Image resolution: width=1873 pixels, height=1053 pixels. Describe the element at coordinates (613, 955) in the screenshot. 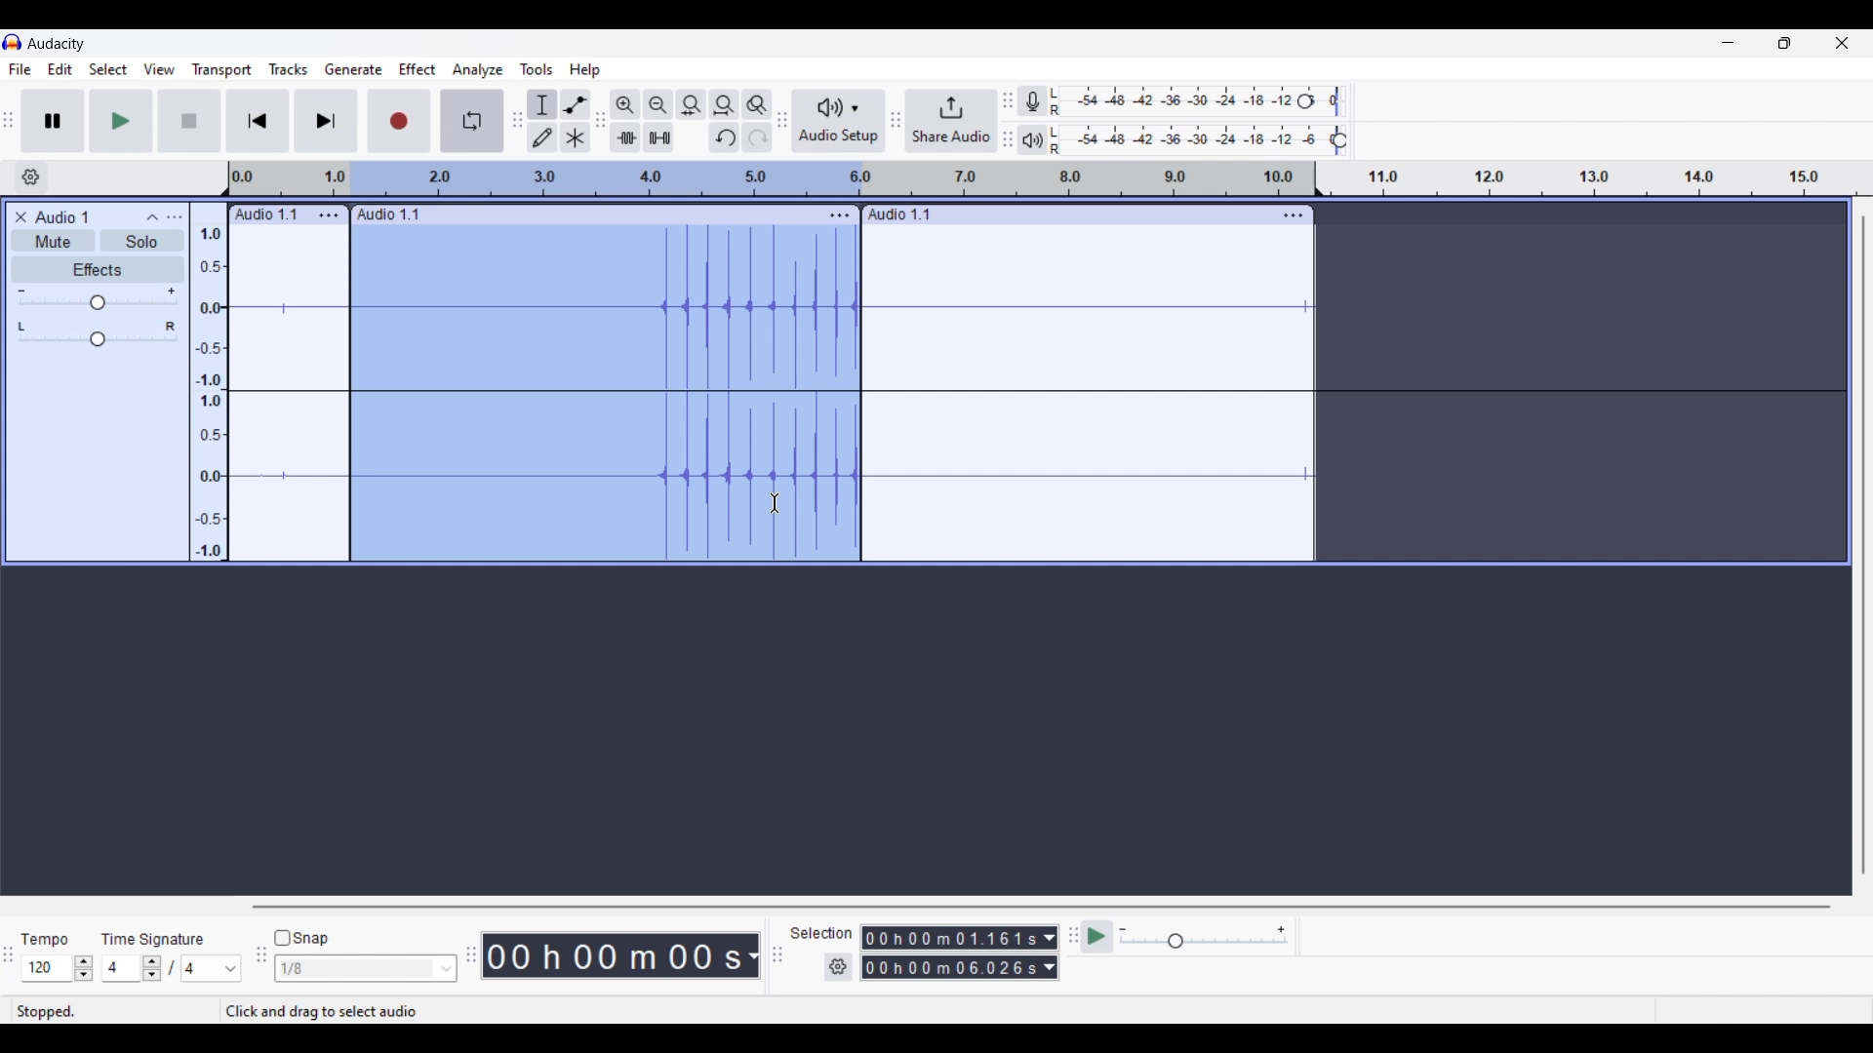

I see `Recorded duration` at that location.